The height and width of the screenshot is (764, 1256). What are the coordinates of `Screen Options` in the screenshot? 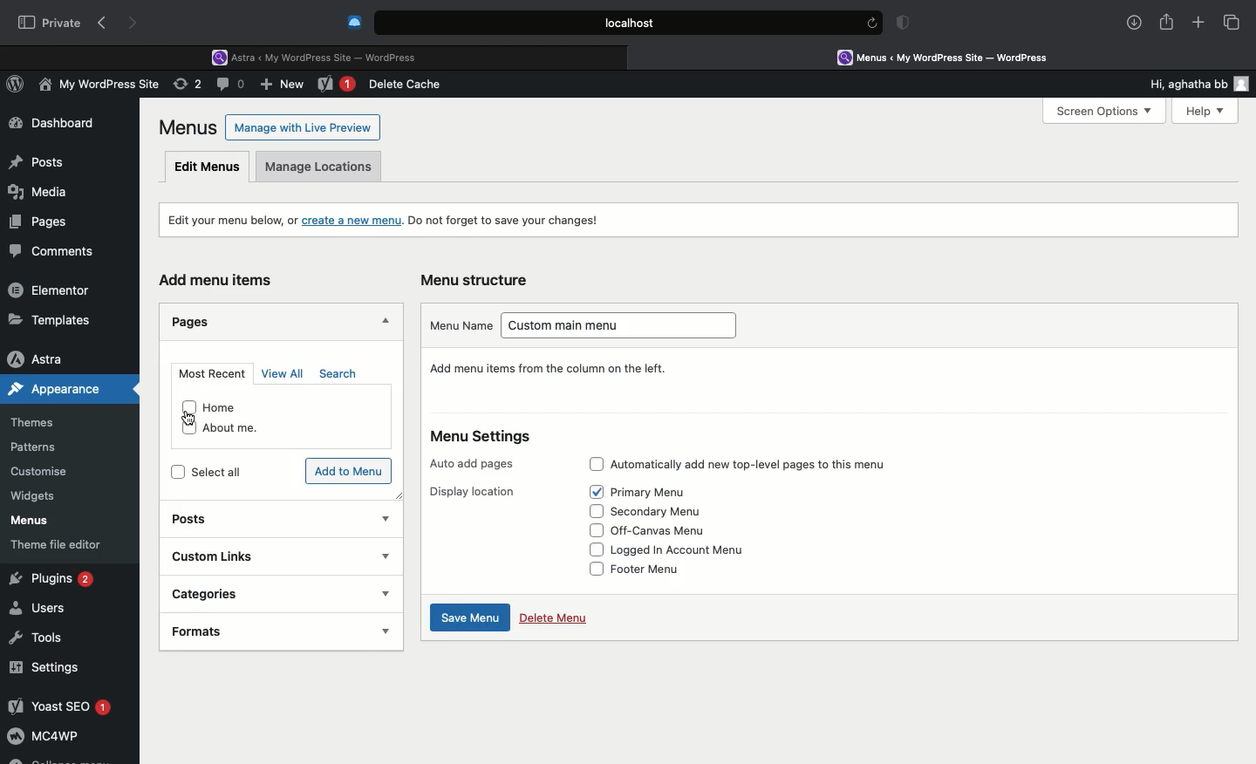 It's located at (1102, 112).